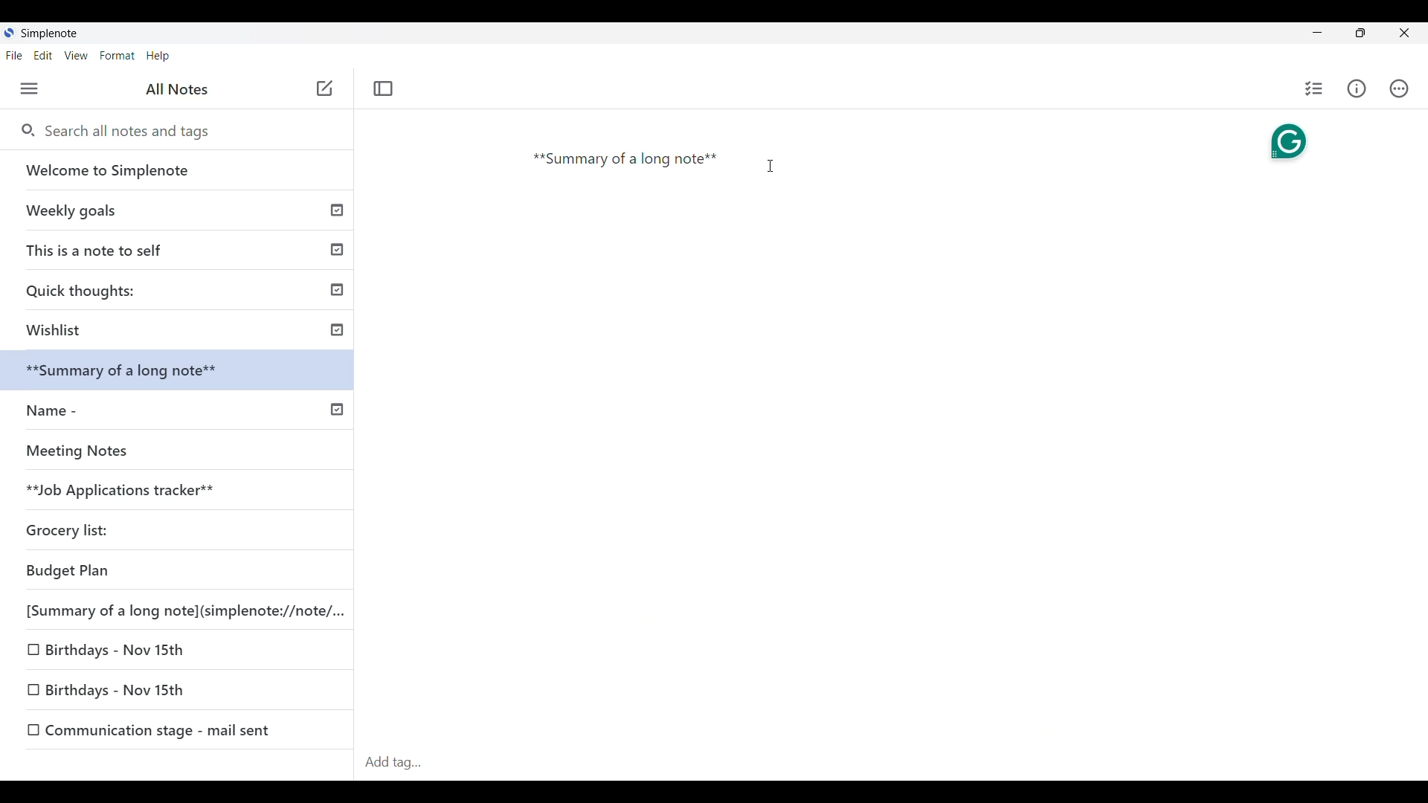 The image size is (1428, 803). I want to click on Quick thoughts:, so click(183, 286).